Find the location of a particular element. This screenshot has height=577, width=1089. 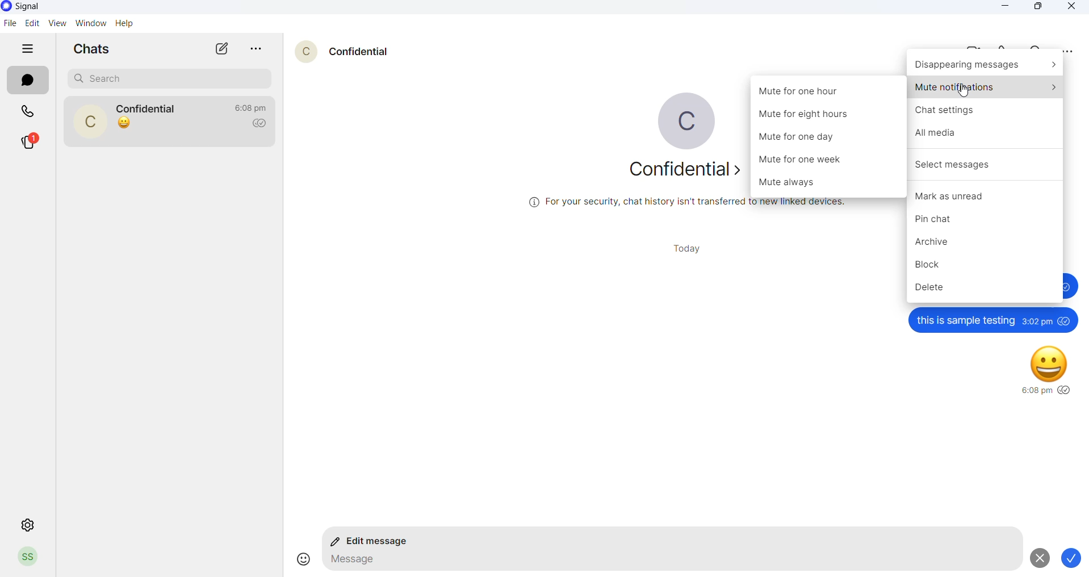

profile picture is located at coordinates (300, 49).